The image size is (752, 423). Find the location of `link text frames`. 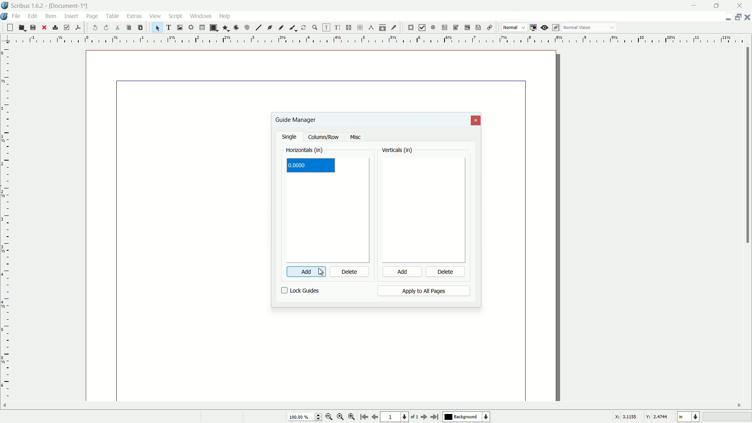

link text frames is located at coordinates (349, 27).